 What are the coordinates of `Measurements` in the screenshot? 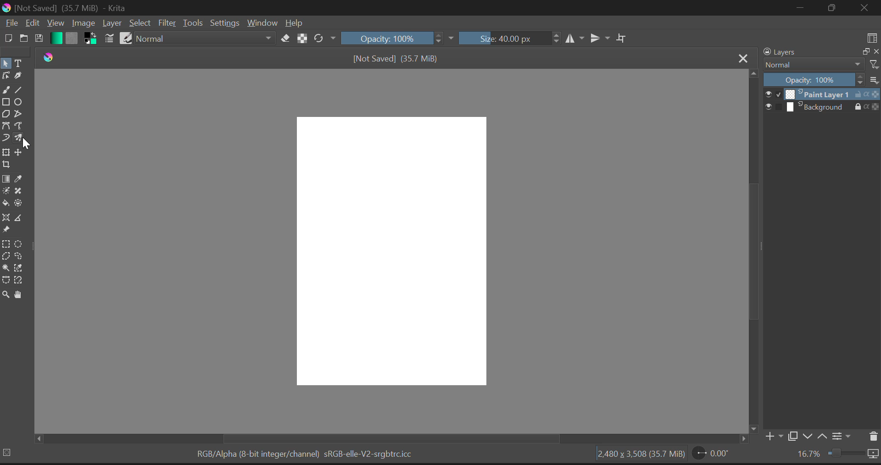 It's located at (23, 220).